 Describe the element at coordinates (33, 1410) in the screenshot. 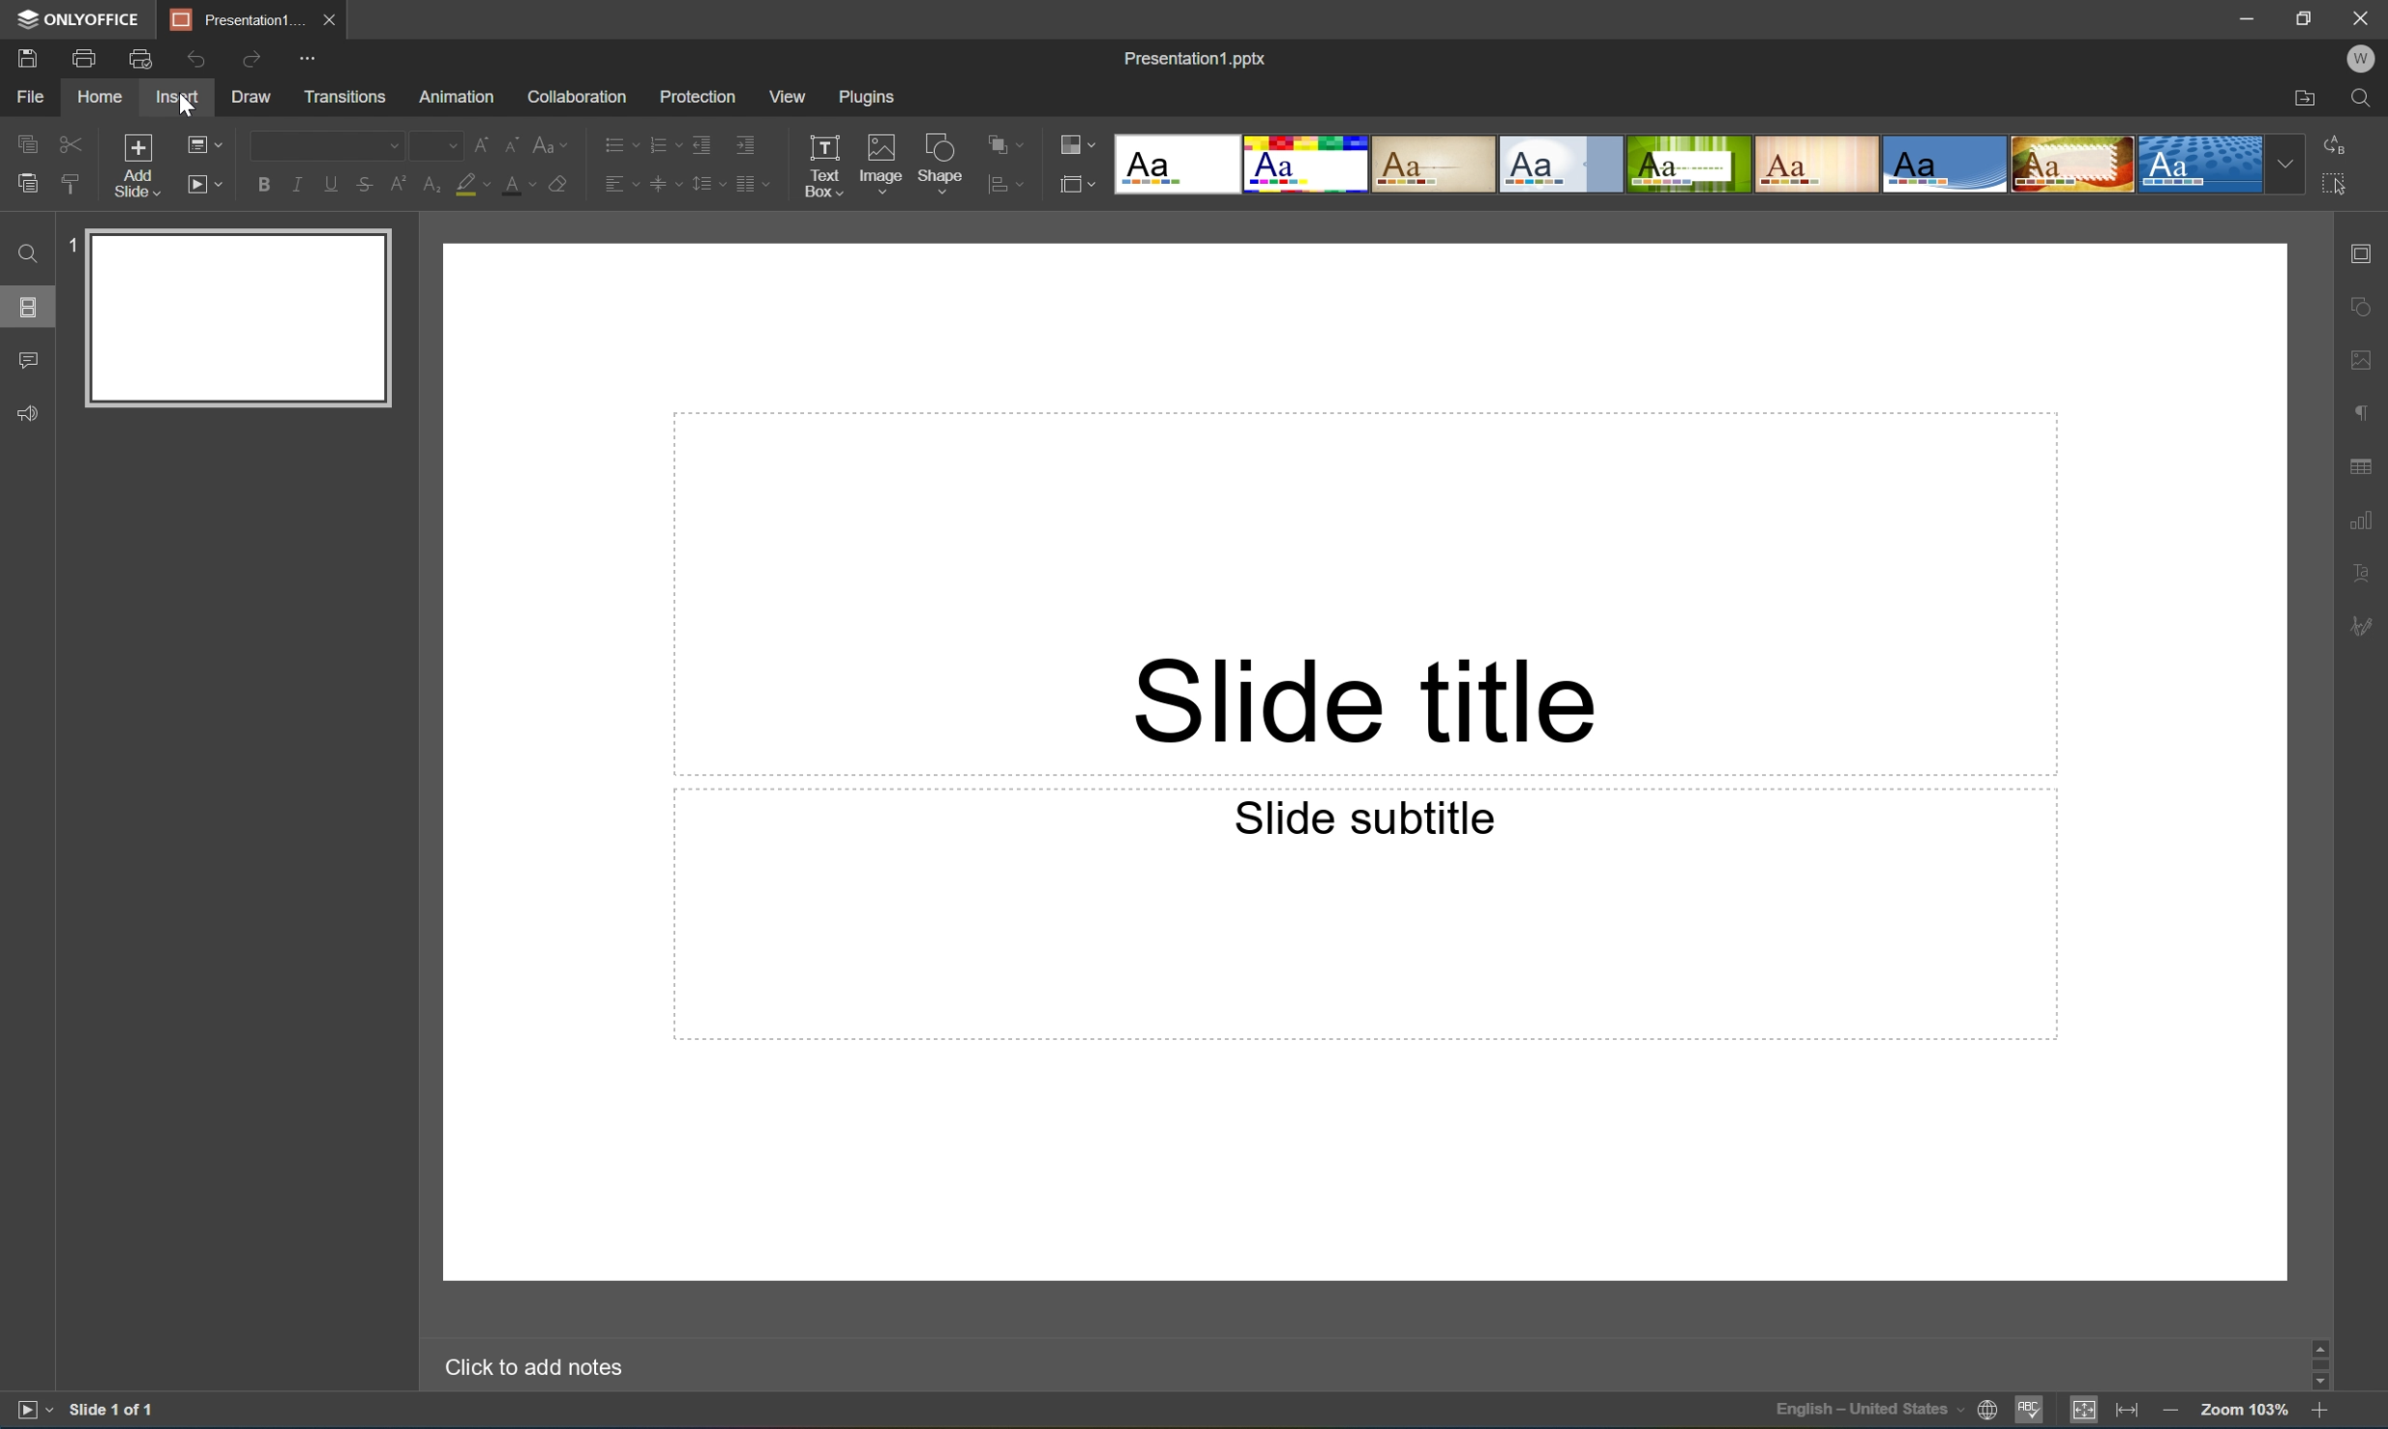

I see `Start slideshow` at that location.